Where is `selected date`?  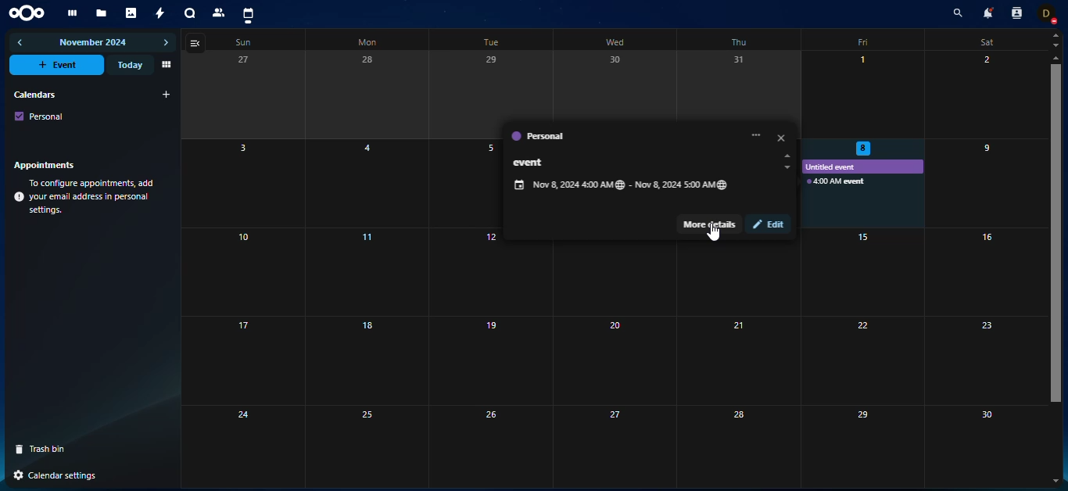 selected date is located at coordinates (864, 147).